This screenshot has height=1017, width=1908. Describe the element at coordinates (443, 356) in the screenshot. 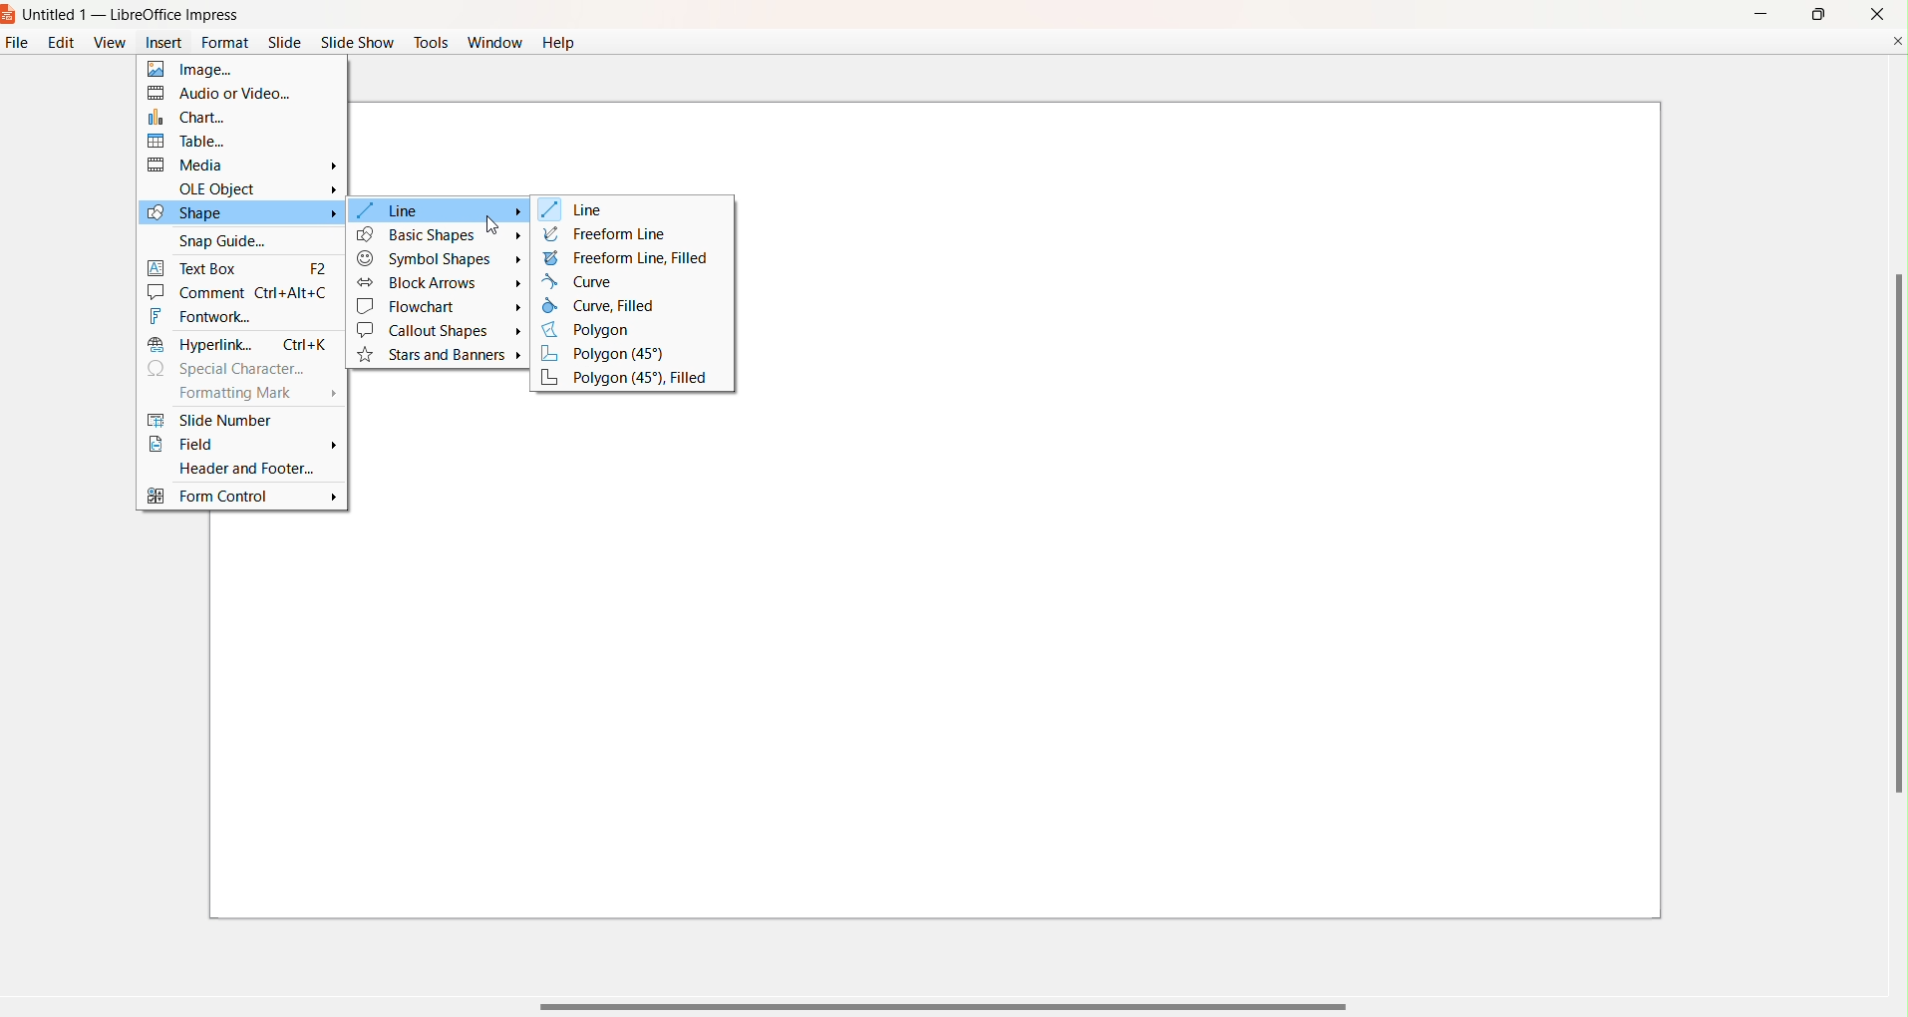

I see `Stars and Banners` at that location.